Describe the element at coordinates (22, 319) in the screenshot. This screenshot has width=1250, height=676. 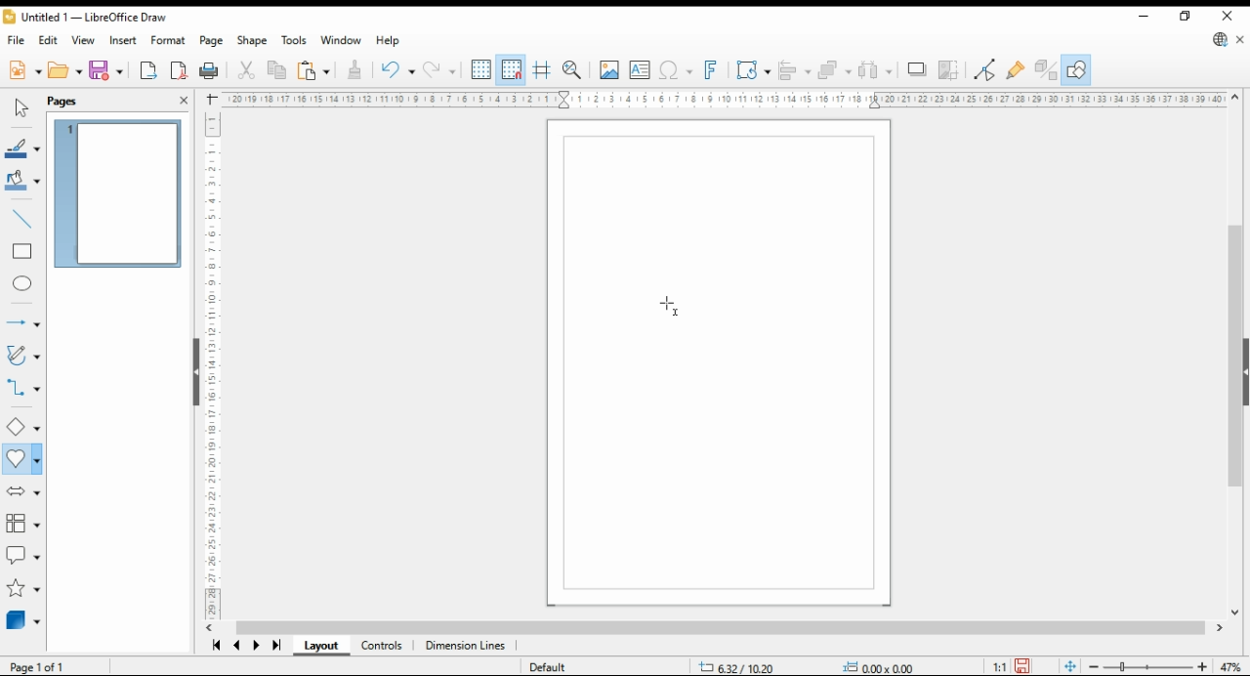
I see `lines and arrows` at that location.